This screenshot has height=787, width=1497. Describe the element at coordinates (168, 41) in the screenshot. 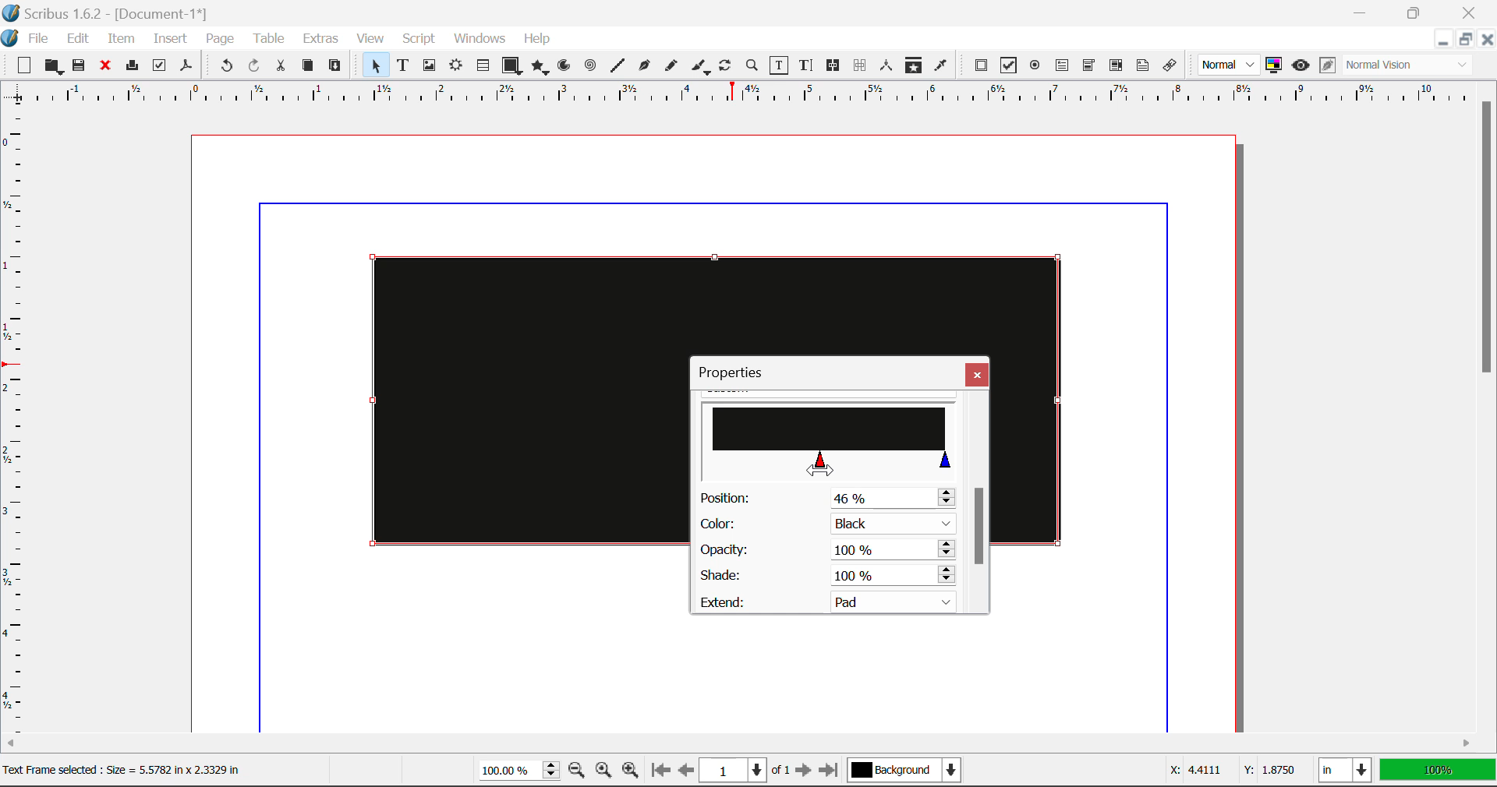

I see `Insert` at that location.